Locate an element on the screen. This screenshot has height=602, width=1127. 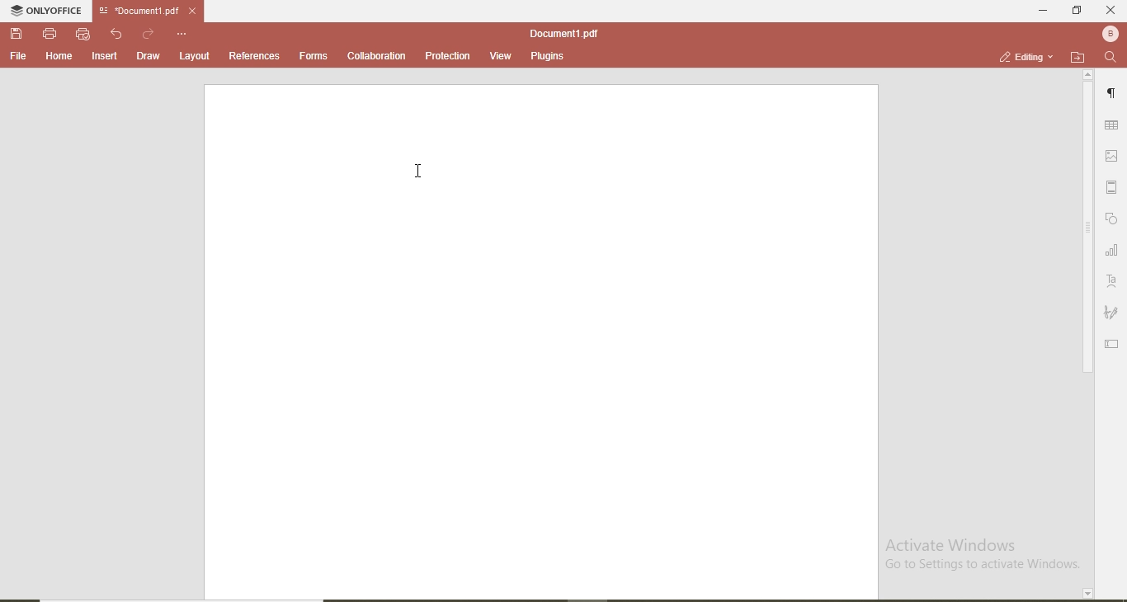
chart is located at coordinates (1113, 251).